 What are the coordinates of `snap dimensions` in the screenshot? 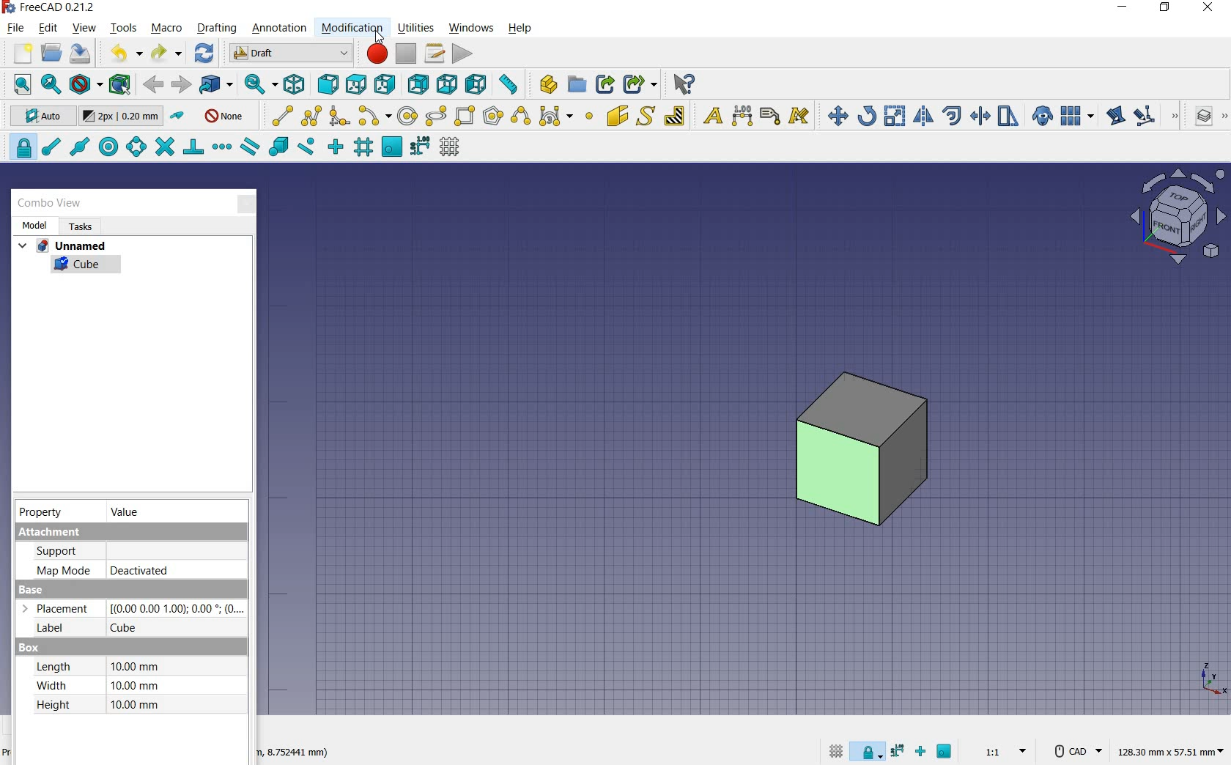 It's located at (898, 750).